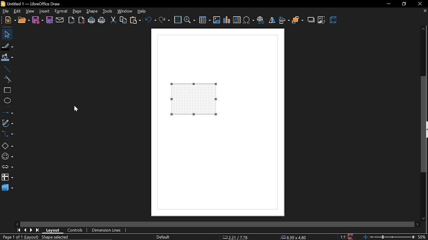 Image resolution: width=428 pixels, height=240 pixels. I want to click on symbol shapes, so click(7, 156).